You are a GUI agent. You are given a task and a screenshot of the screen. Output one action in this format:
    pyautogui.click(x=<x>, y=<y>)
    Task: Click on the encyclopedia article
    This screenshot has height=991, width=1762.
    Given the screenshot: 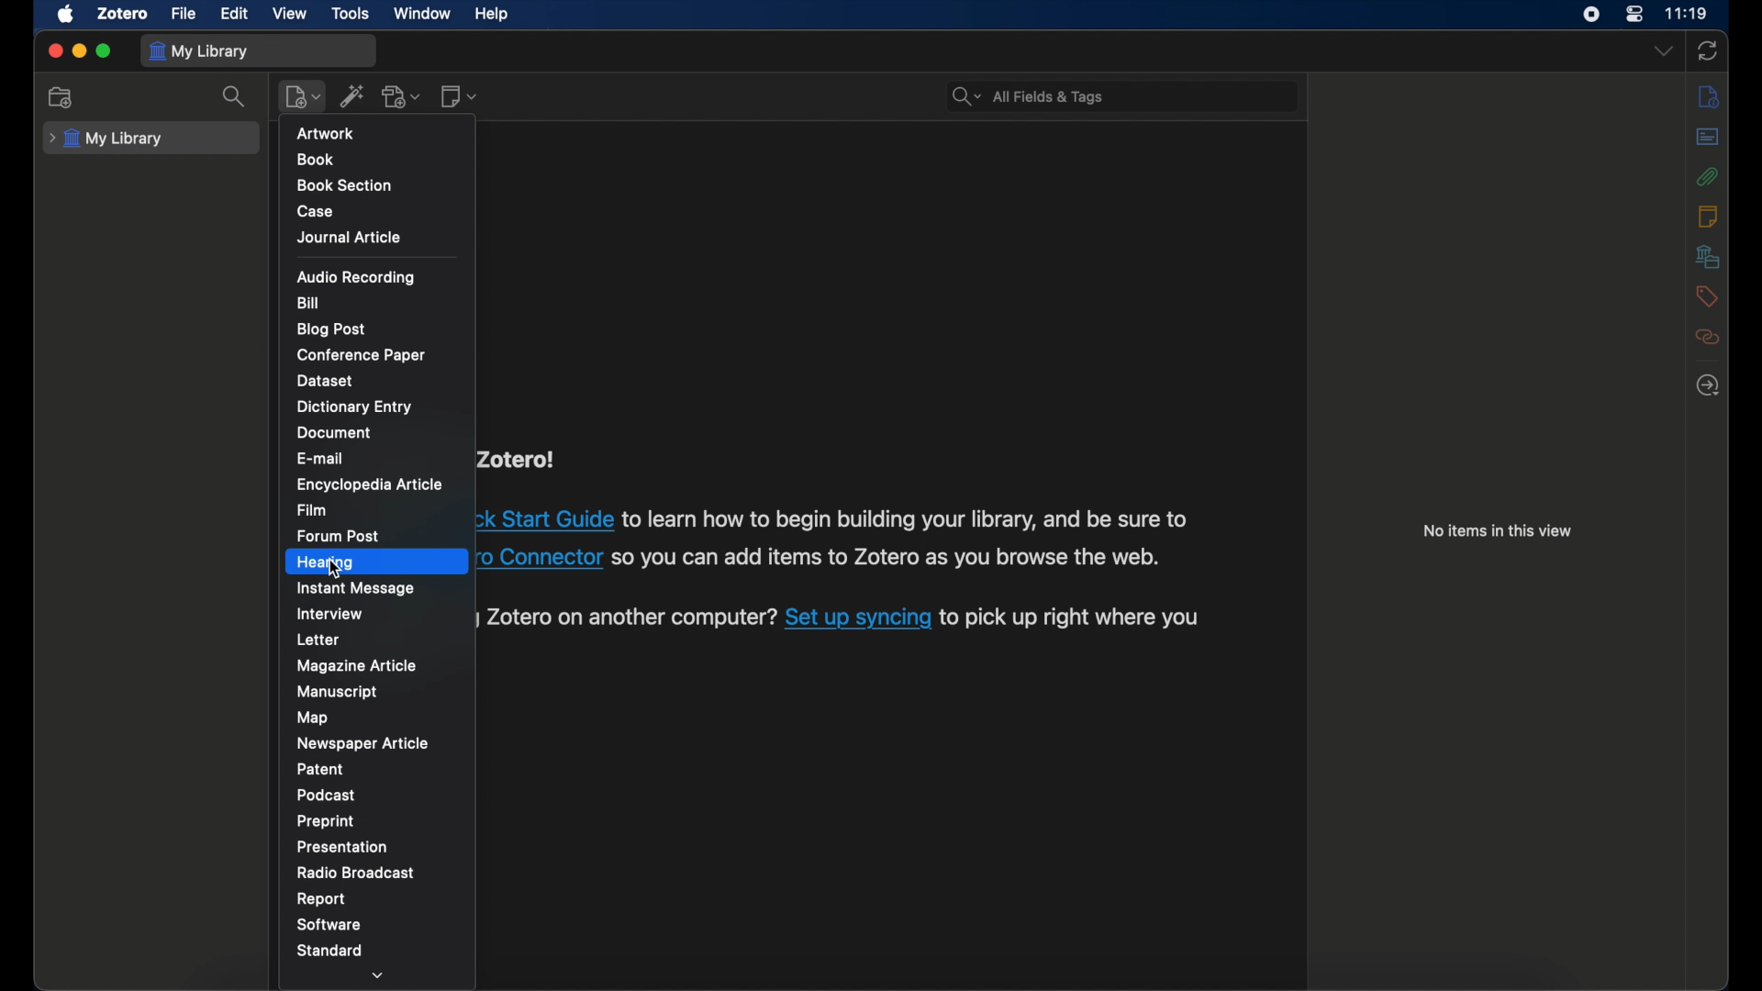 What is the action you would take?
    pyautogui.click(x=370, y=484)
    